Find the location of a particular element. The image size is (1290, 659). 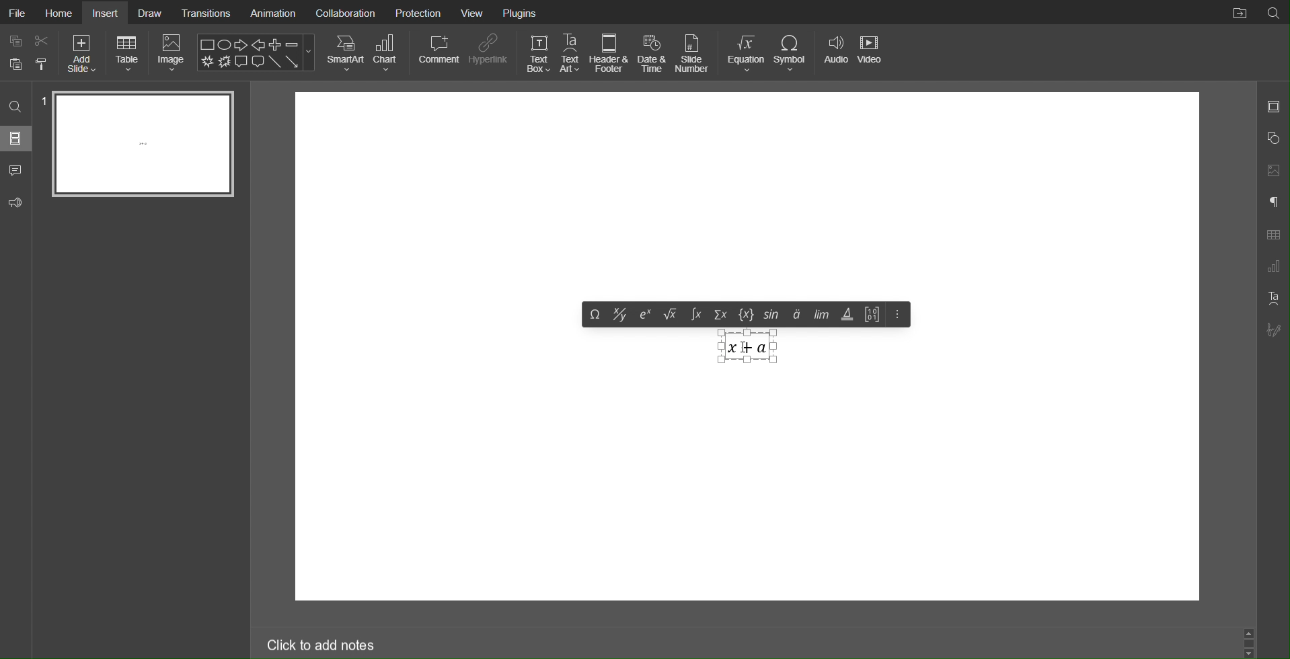

Symbols is located at coordinates (795, 316).